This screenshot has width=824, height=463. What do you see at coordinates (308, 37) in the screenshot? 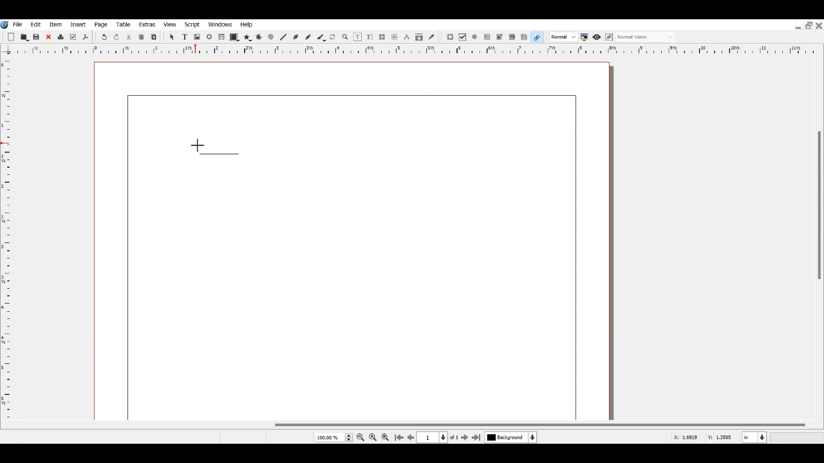
I see `Freehand line` at bounding box center [308, 37].